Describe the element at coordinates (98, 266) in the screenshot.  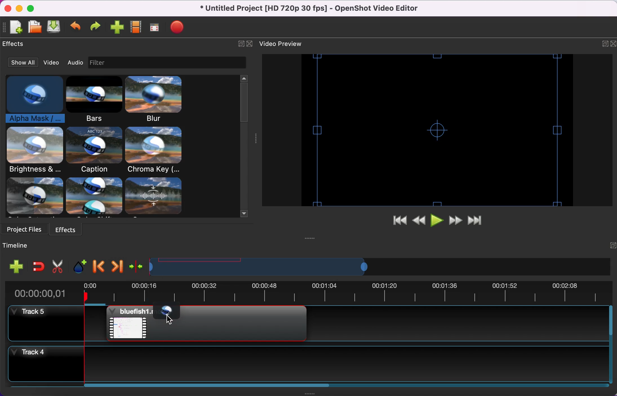
I see `previous marker` at that location.